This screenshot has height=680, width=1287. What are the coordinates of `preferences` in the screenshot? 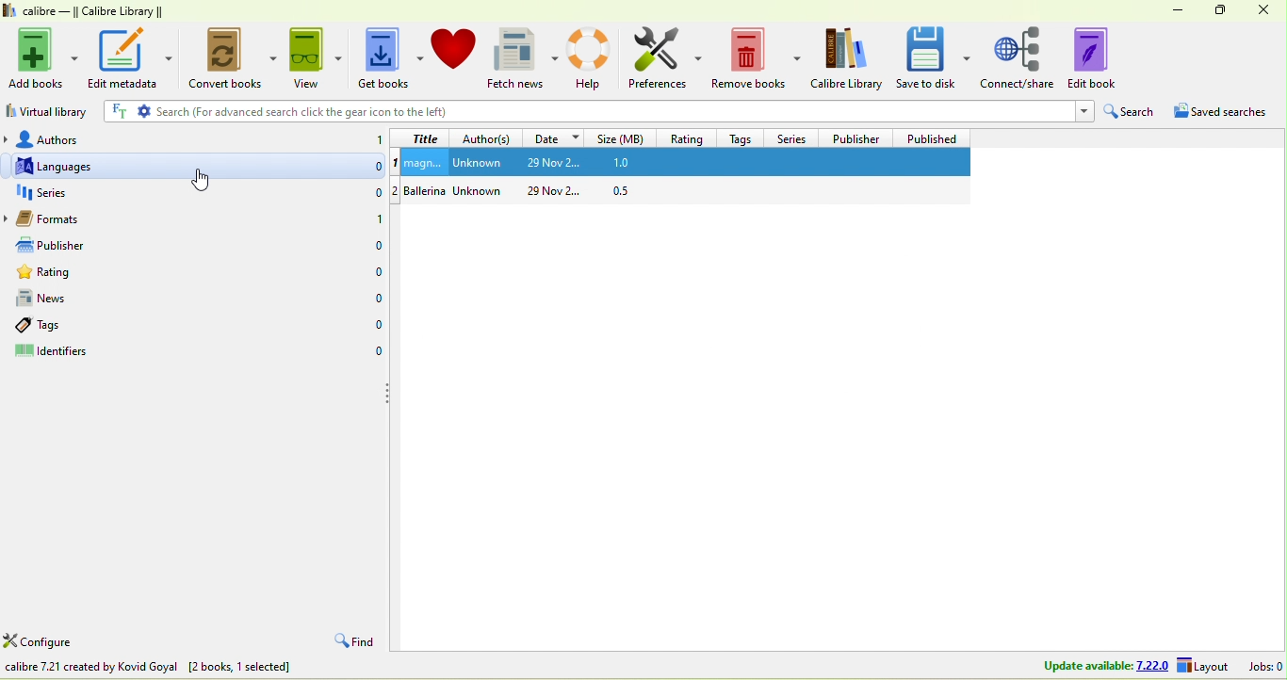 It's located at (667, 60).